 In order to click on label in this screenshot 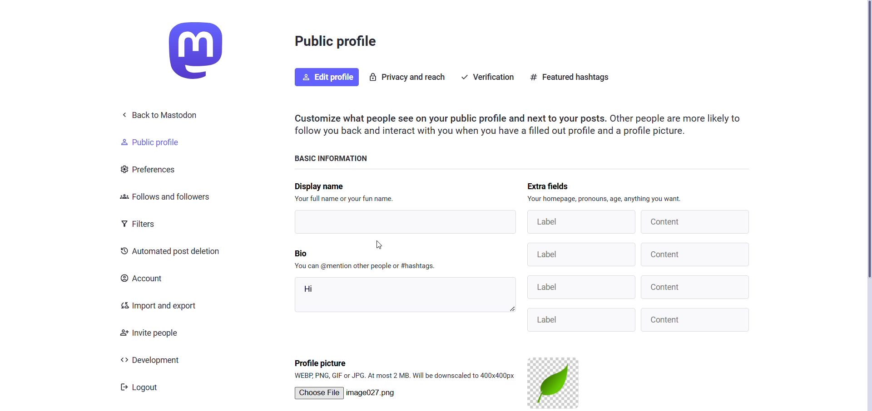, I will do `click(580, 222)`.